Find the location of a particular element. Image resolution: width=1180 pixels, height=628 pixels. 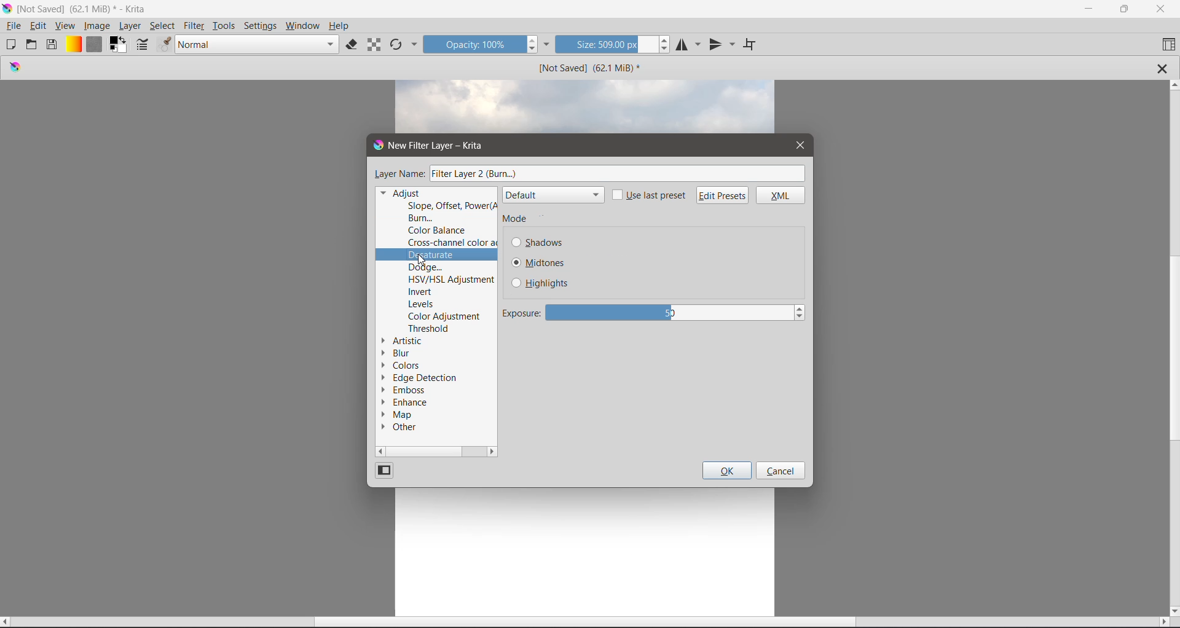

Blending mode is located at coordinates (256, 45).